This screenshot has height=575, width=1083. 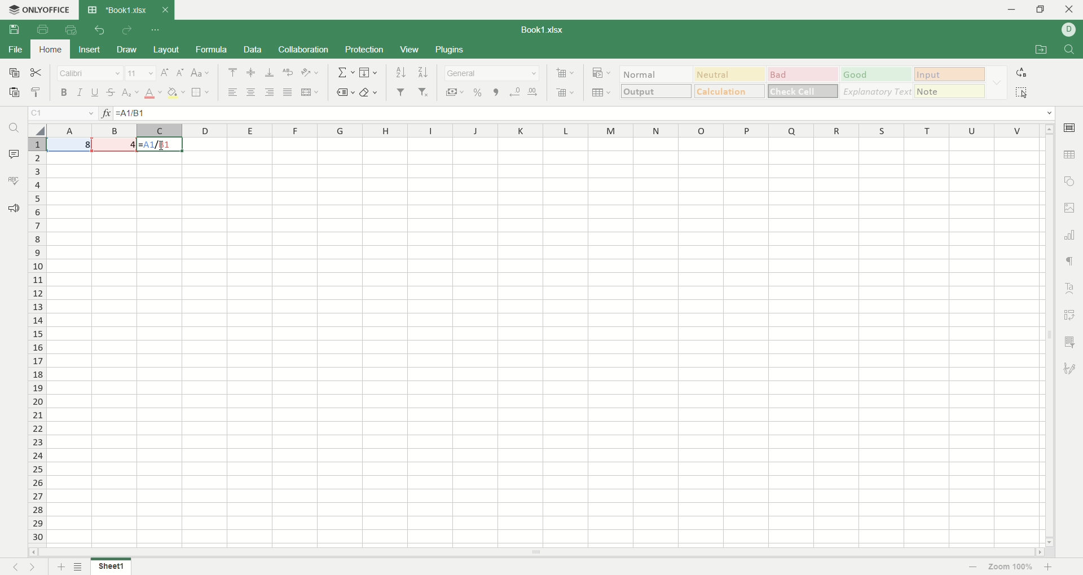 What do you see at coordinates (200, 73) in the screenshot?
I see `change case` at bounding box center [200, 73].